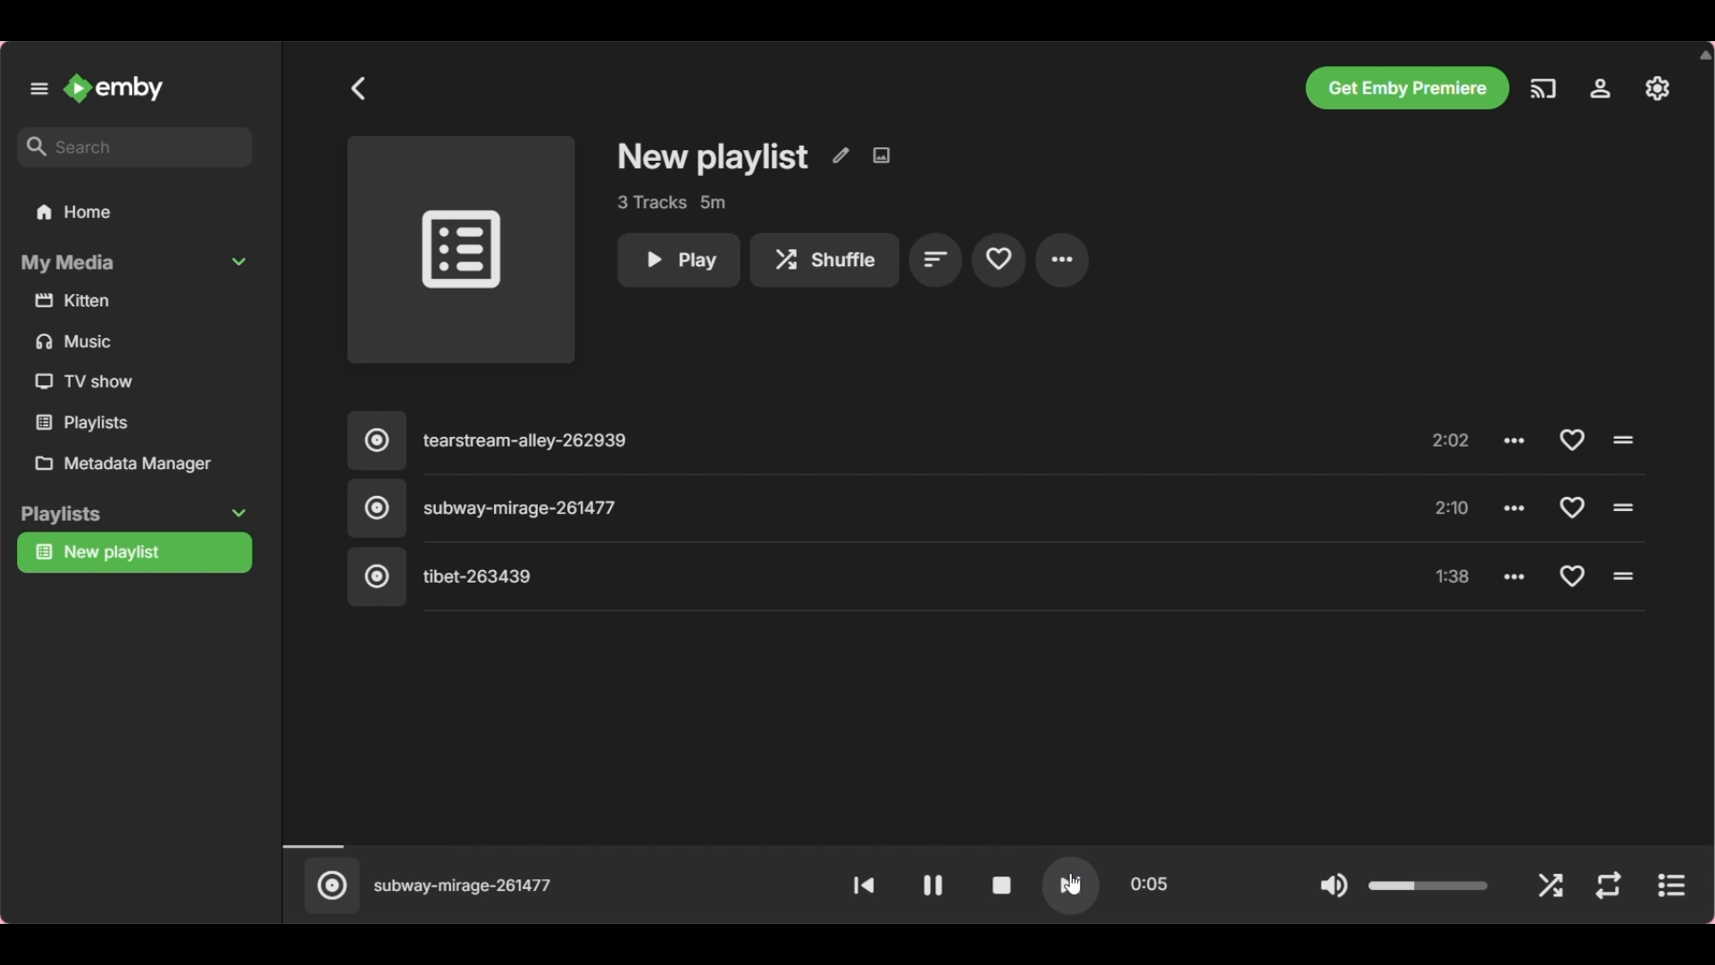 The height and width of the screenshot is (965, 1715). Describe the element at coordinates (983, 843) in the screenshot. I see `Timeline of current song` at that location.